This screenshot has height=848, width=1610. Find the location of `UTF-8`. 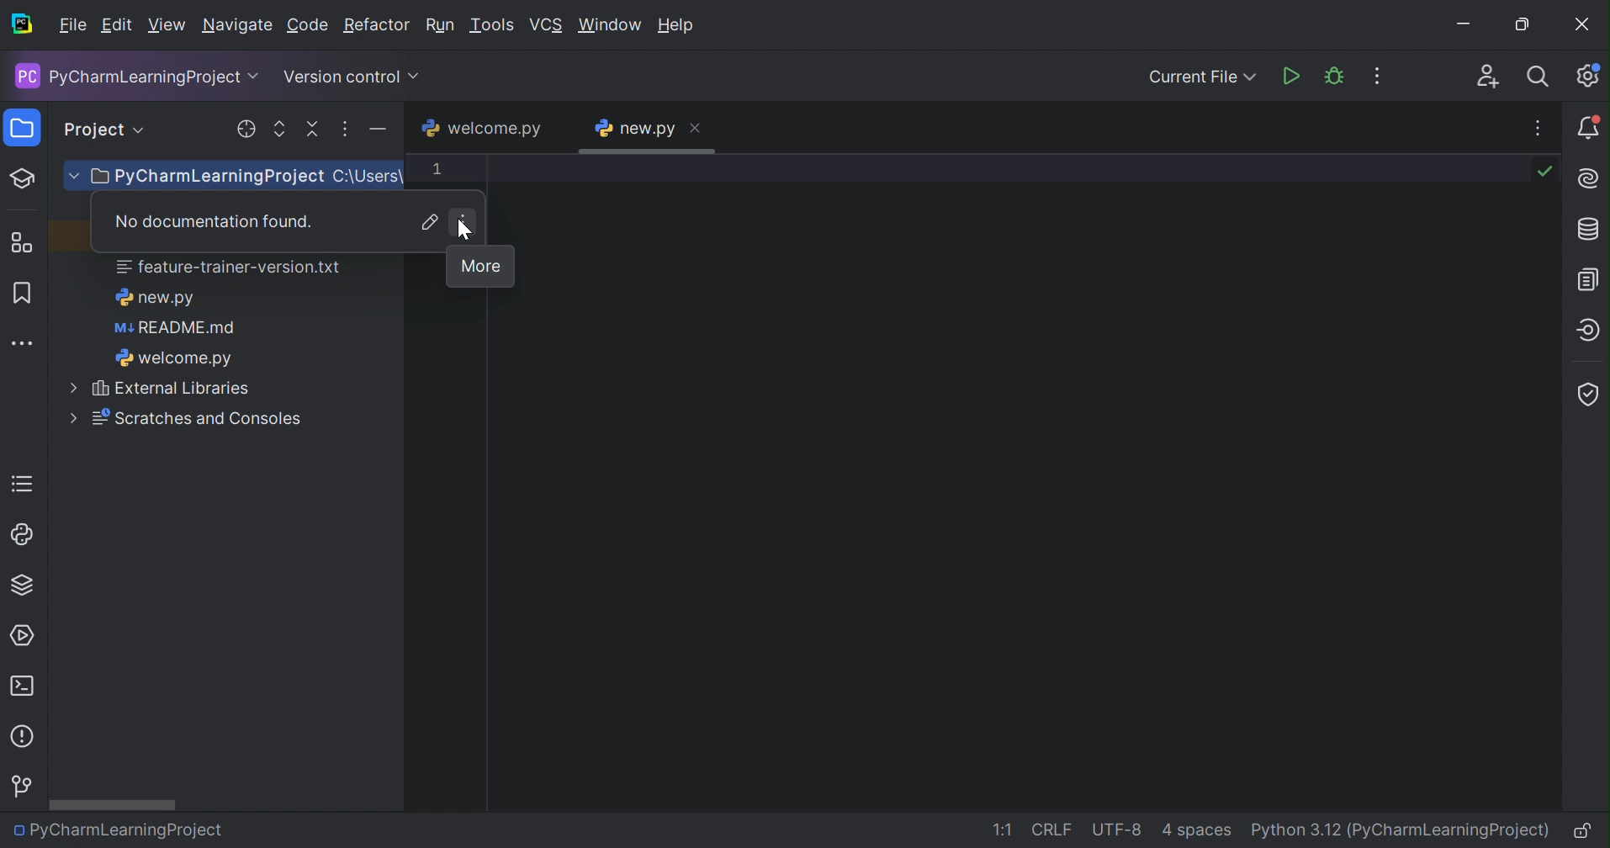

UTF-8 is located at coordinates (1121, 828).